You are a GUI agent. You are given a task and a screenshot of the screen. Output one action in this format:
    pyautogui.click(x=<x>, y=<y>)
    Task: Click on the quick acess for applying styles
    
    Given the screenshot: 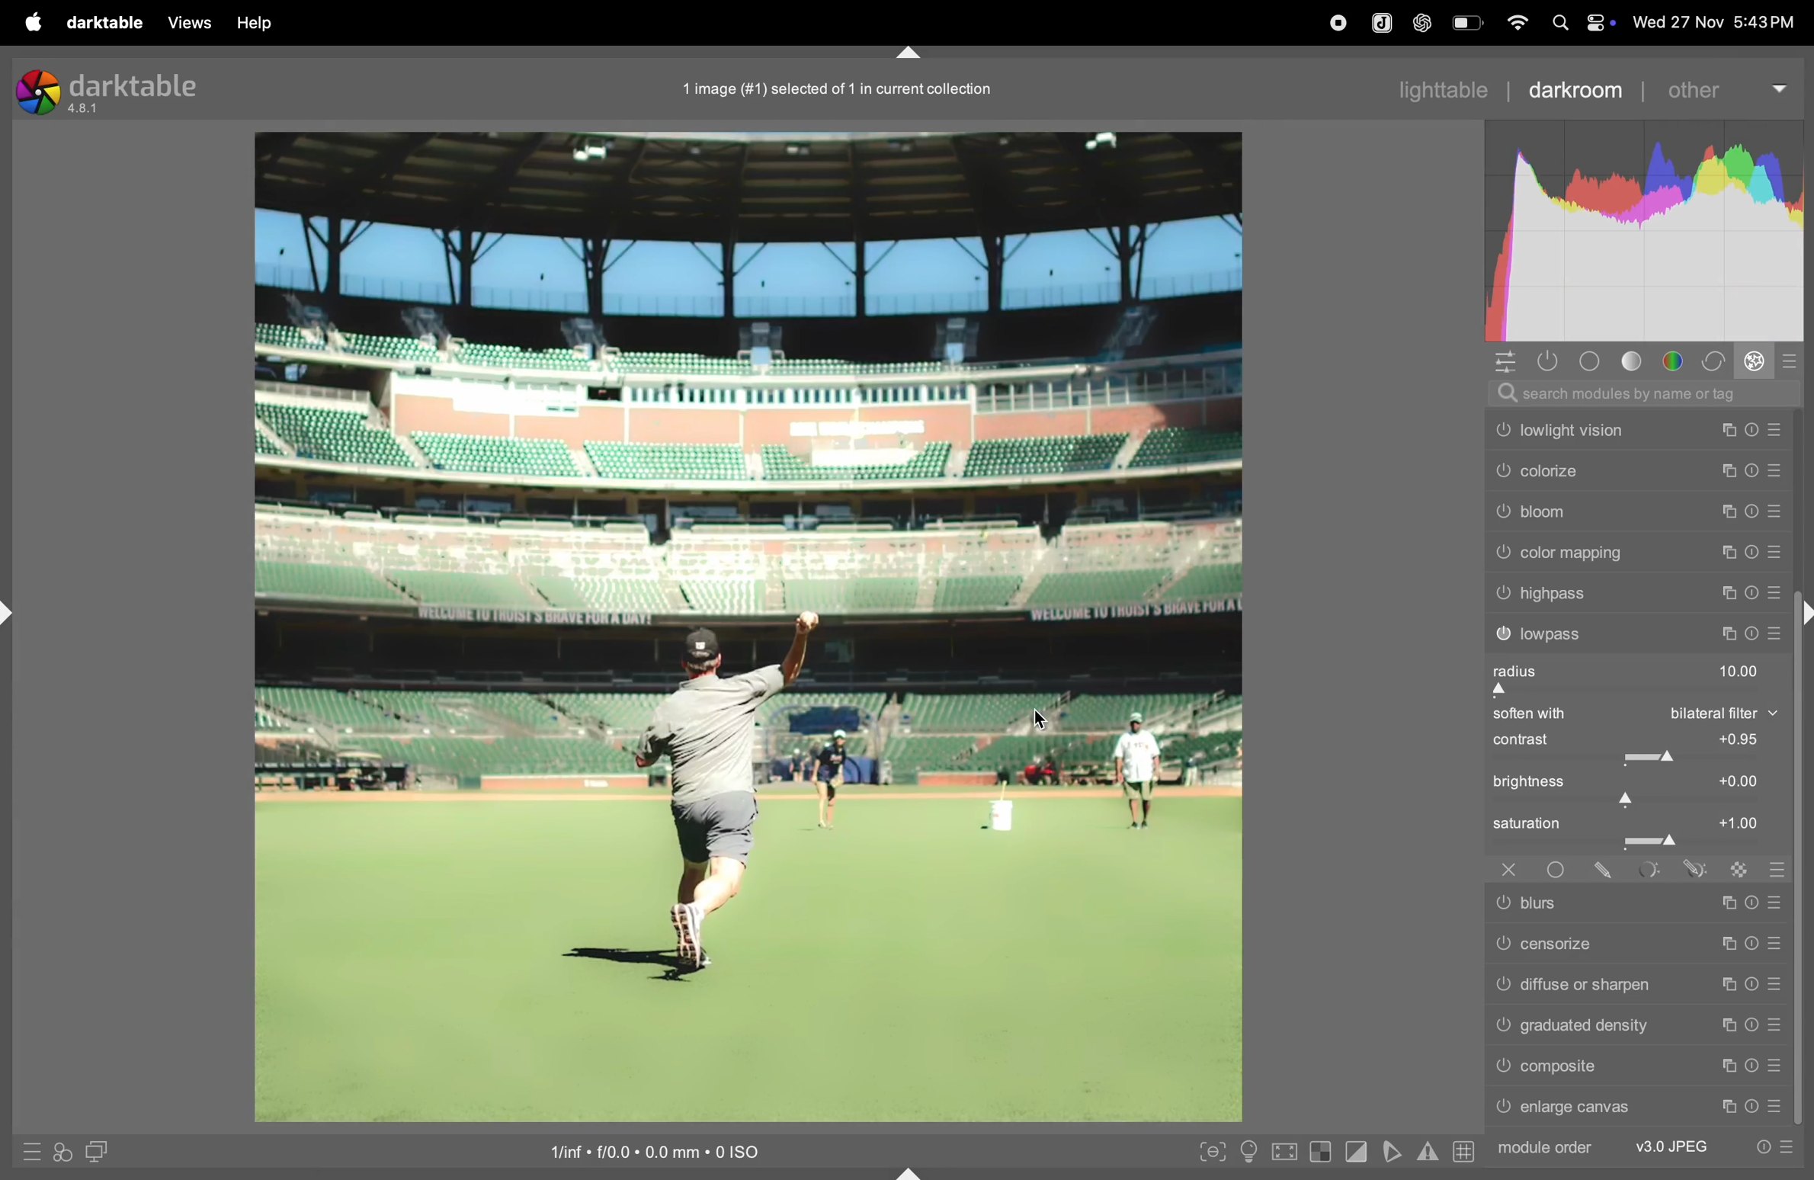 What is the action you would take?
    pyautogui.click(x=62, y=1151)
    